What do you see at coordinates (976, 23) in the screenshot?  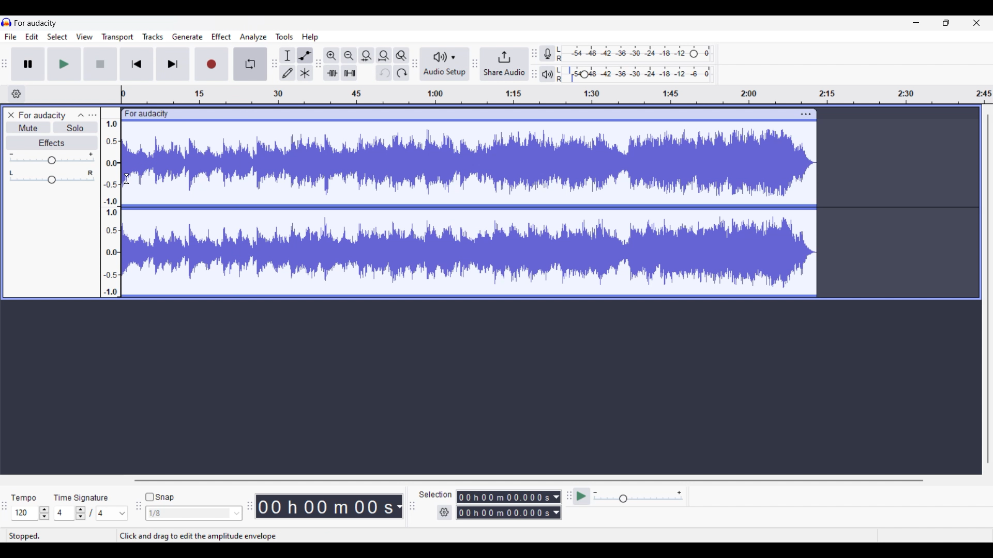 I see `Close interface` at bounding box center [976, 23].